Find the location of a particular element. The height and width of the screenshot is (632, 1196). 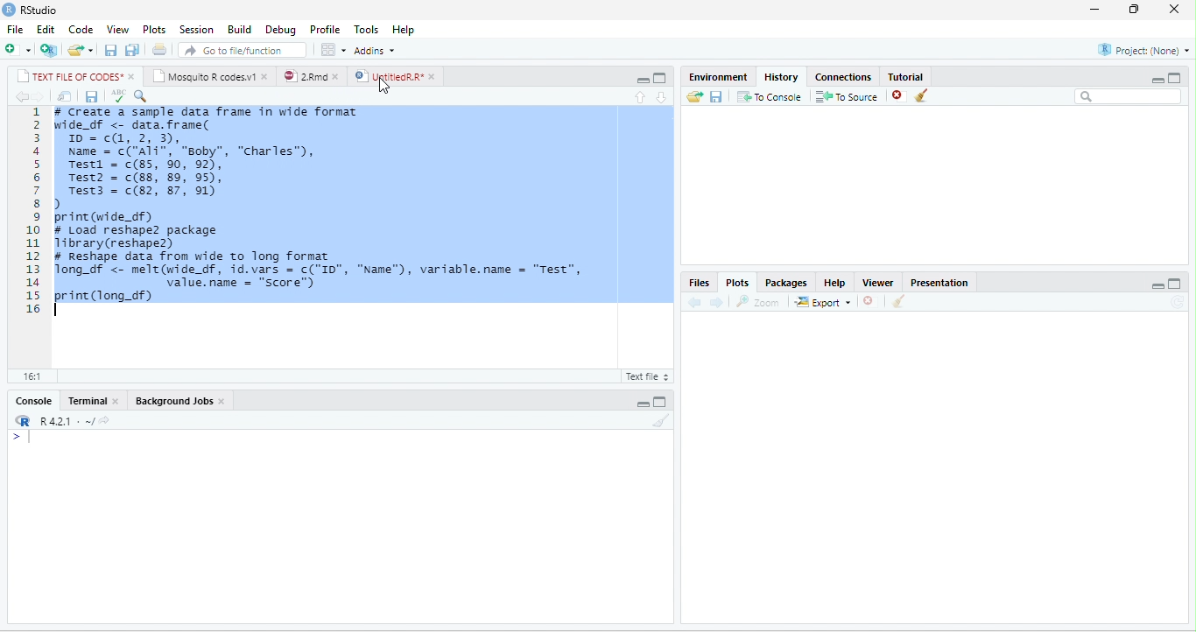

minimize is located at coordinates (1157, 285).